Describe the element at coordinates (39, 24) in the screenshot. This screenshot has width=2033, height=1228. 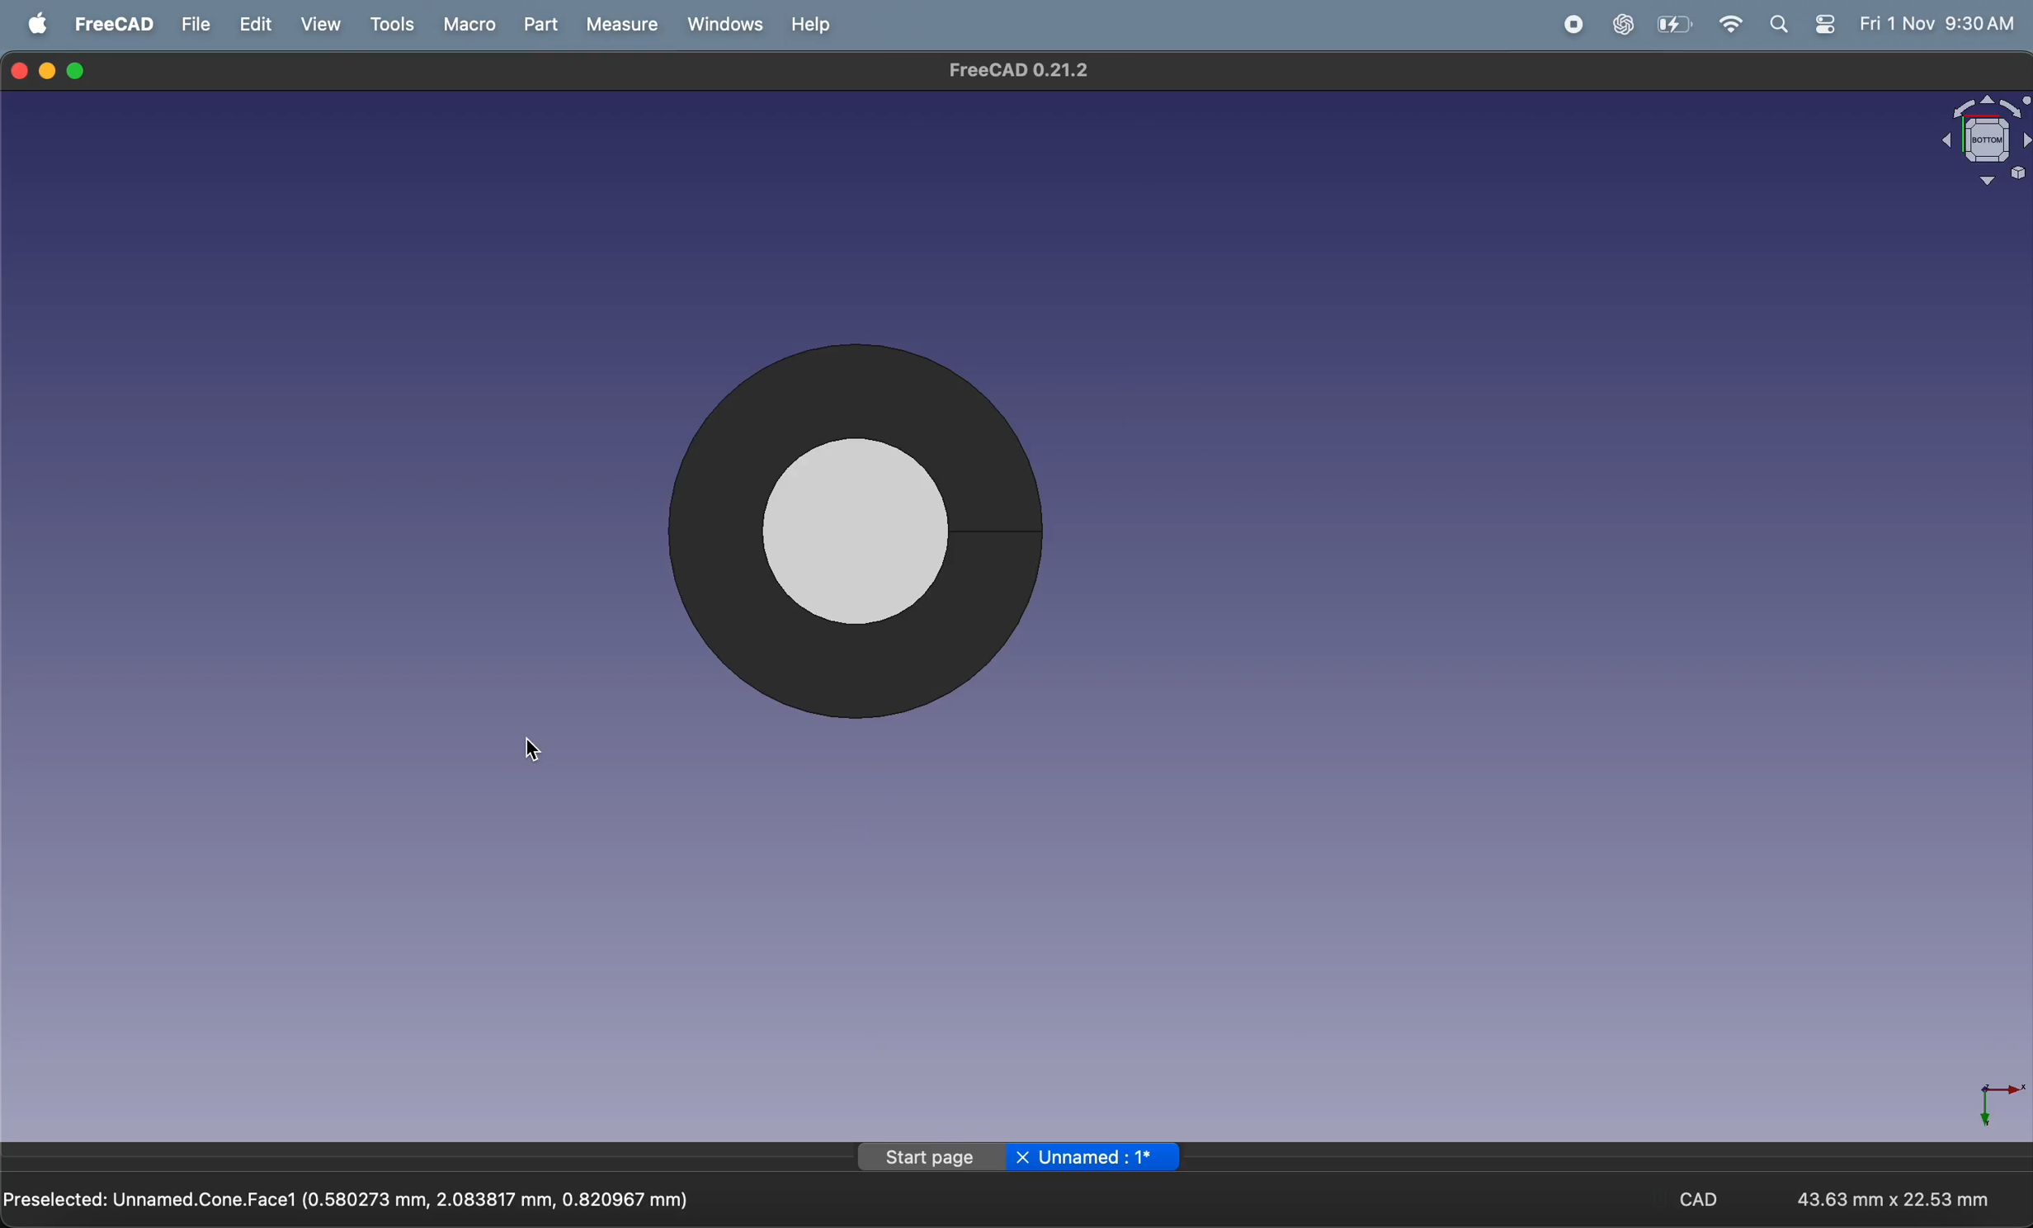
I see `apple menu` at that location.